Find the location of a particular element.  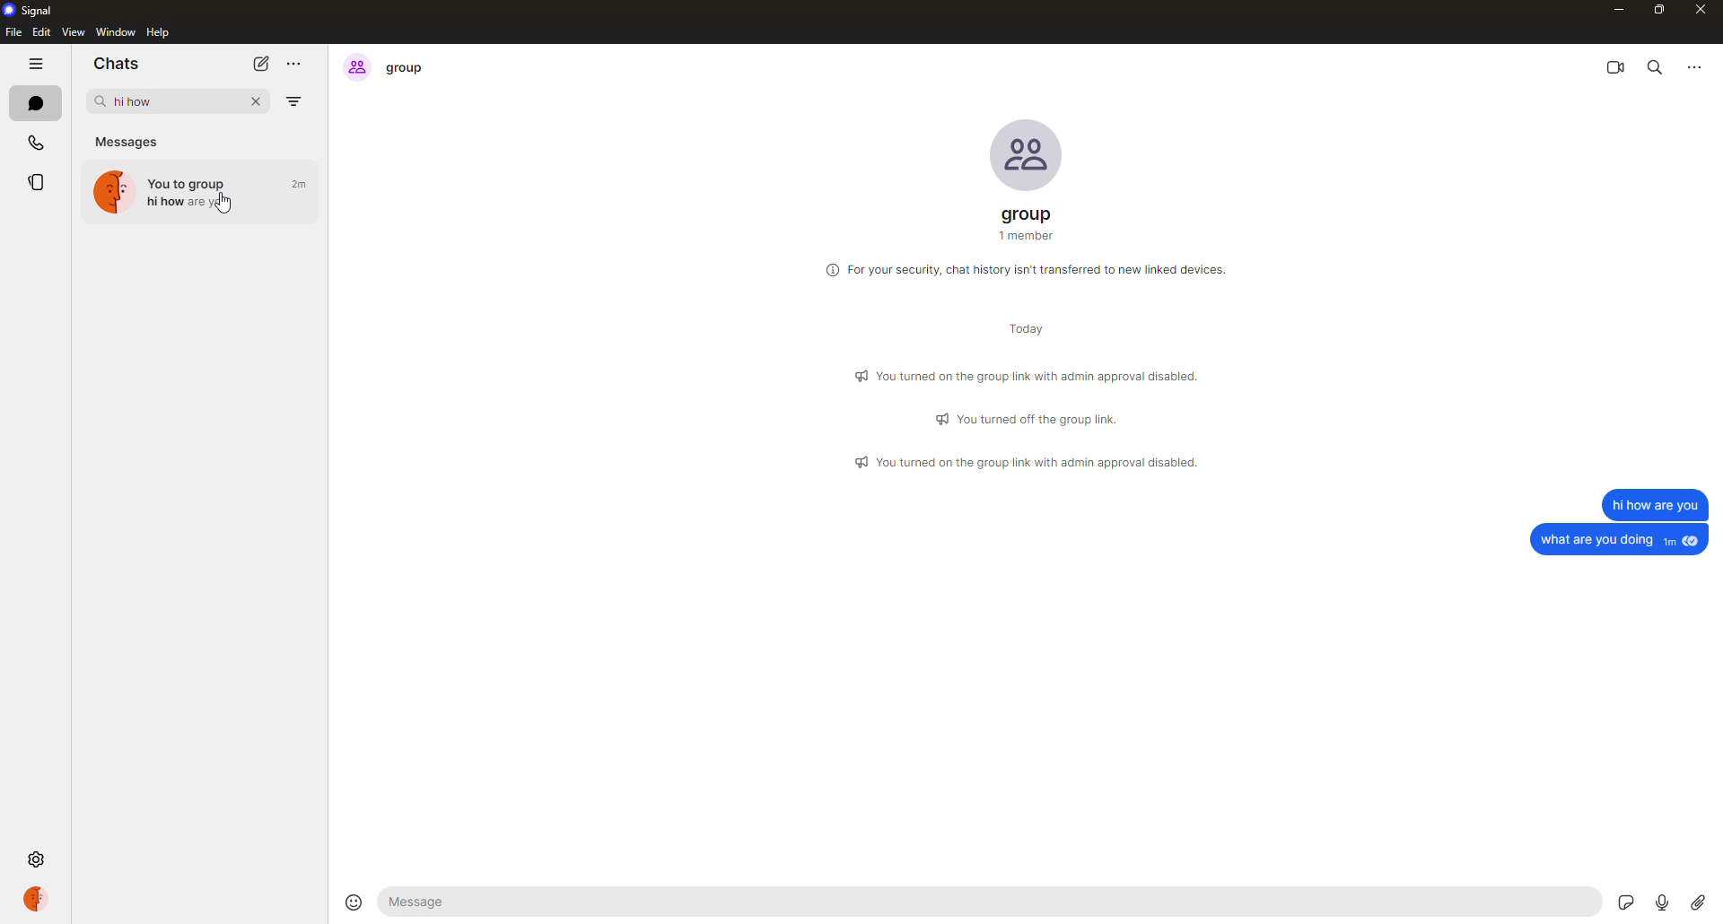

info is located at coordinates (1031, 418).